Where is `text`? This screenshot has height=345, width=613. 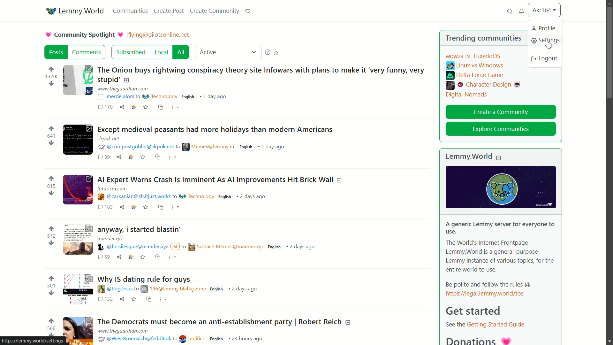 text is located at coordinates (482, 325).